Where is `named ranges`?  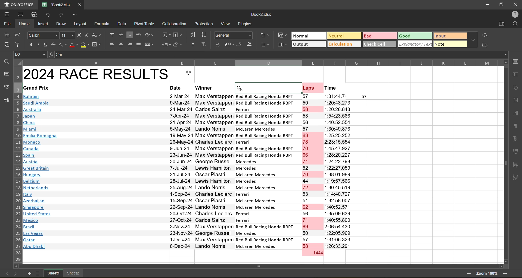 named ranges is located at coordinates (165, 45).